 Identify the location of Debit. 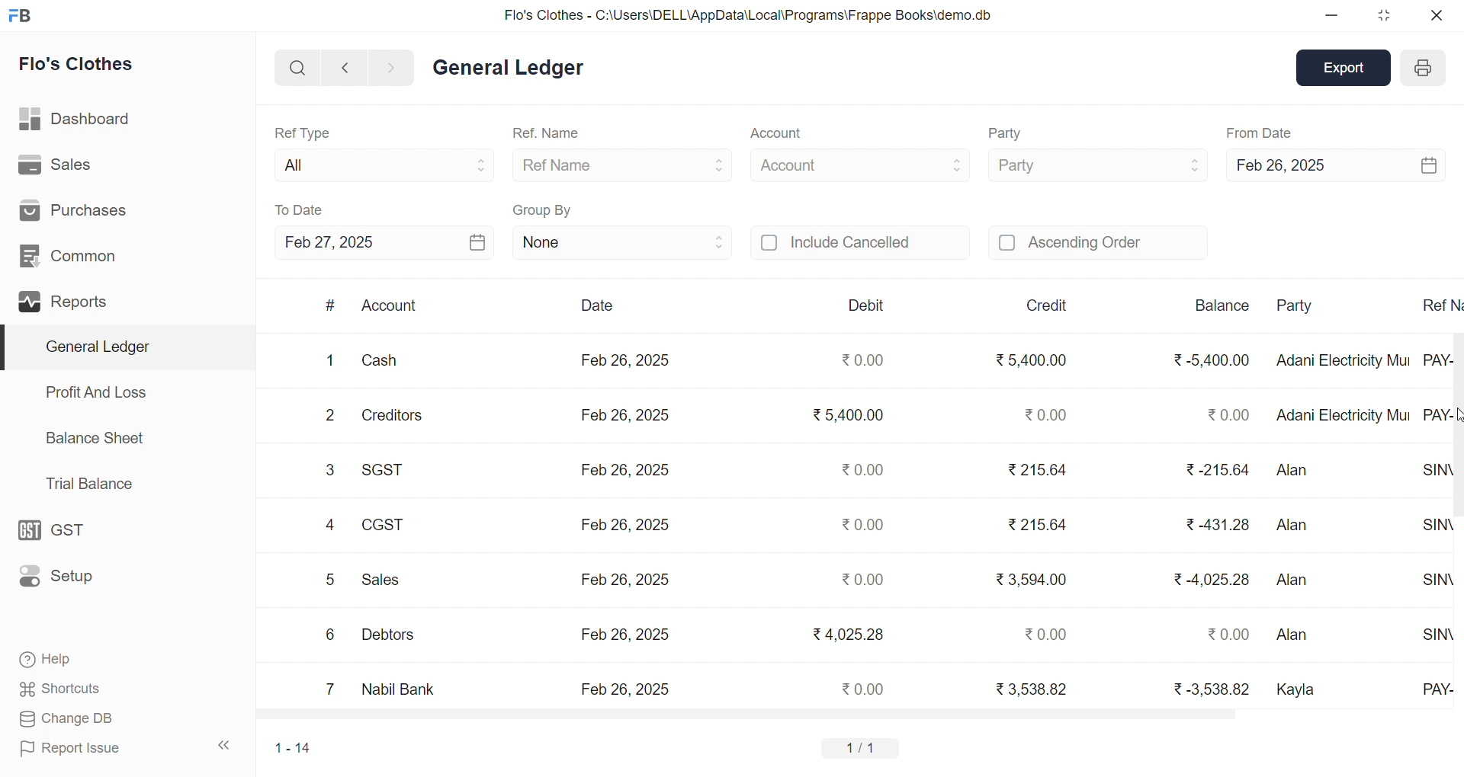
(866, 305).